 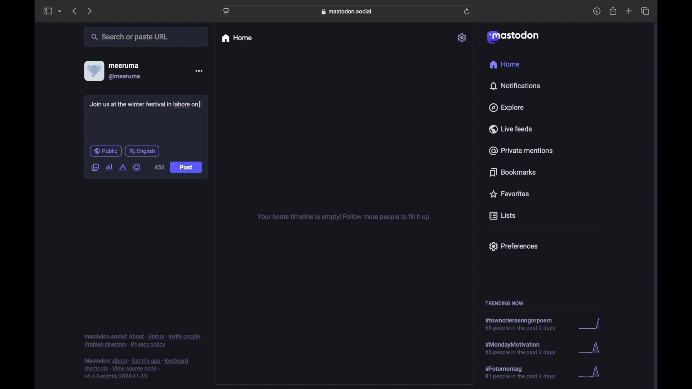 I want to click on favorites, so click(x=509, y=194).